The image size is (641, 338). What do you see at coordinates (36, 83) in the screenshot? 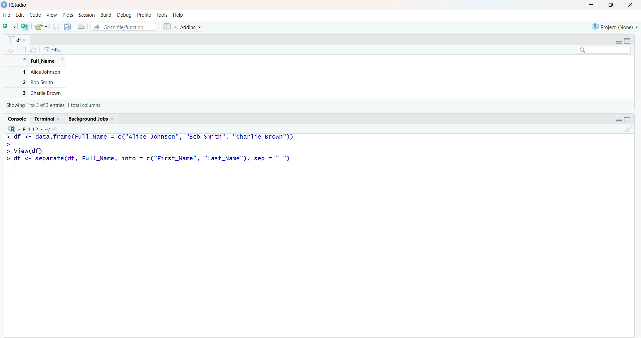
I see `1 Alice Johnson
2 Bob Smith
3 Charlie Brown` at bounding box center [36, 83].